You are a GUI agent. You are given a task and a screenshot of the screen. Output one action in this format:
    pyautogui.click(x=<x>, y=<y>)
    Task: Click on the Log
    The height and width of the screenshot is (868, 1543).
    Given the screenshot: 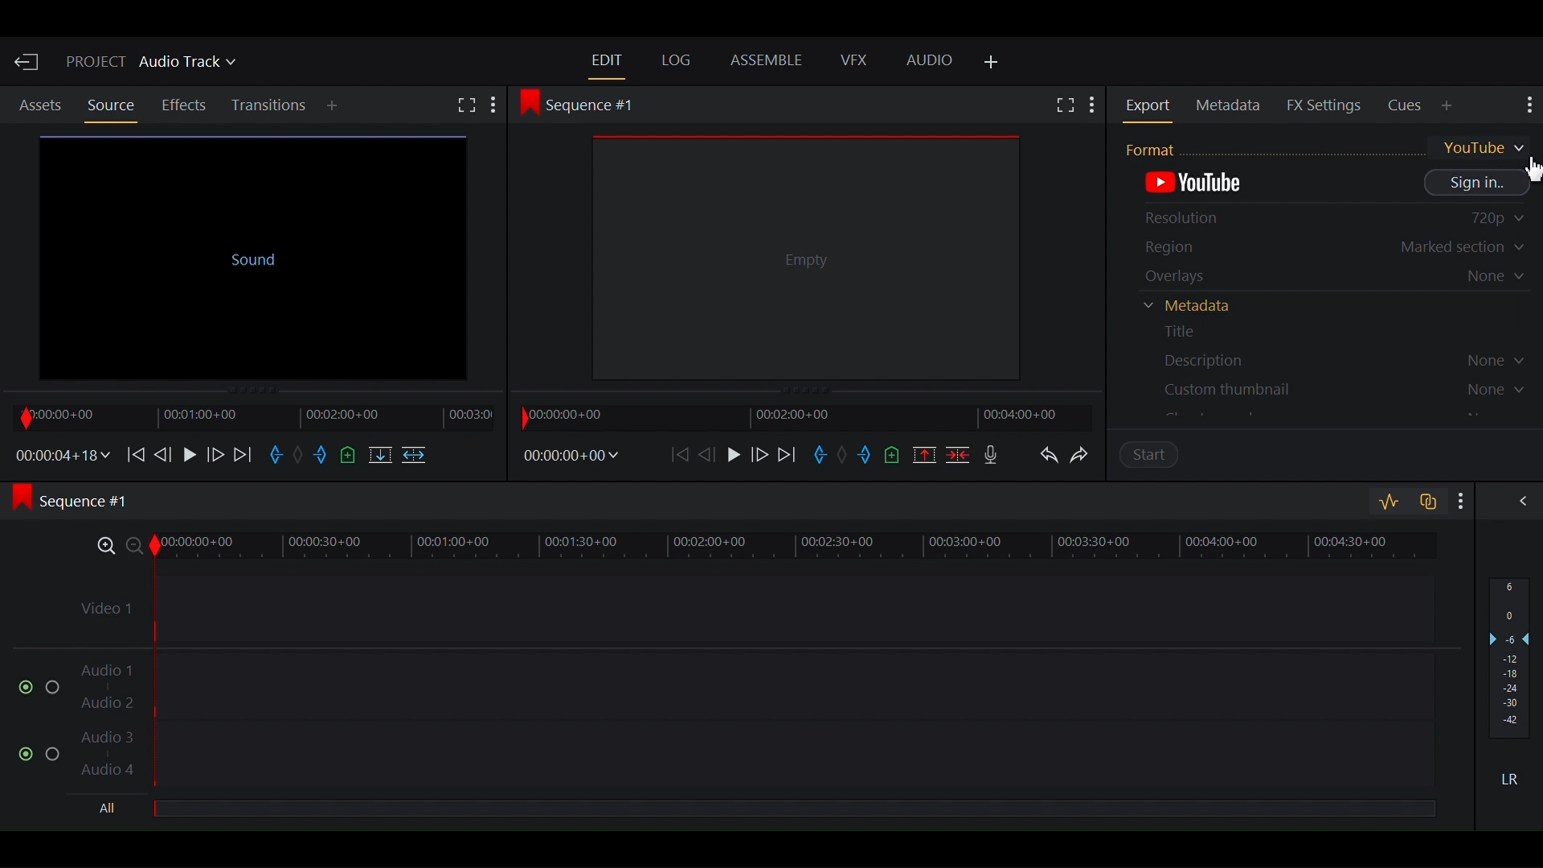 What is the action you would take?
    pyautogui.click(x=677, y=60)
    